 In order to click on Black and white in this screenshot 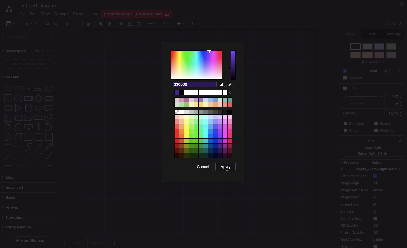, I will do `click(221, 84)`.